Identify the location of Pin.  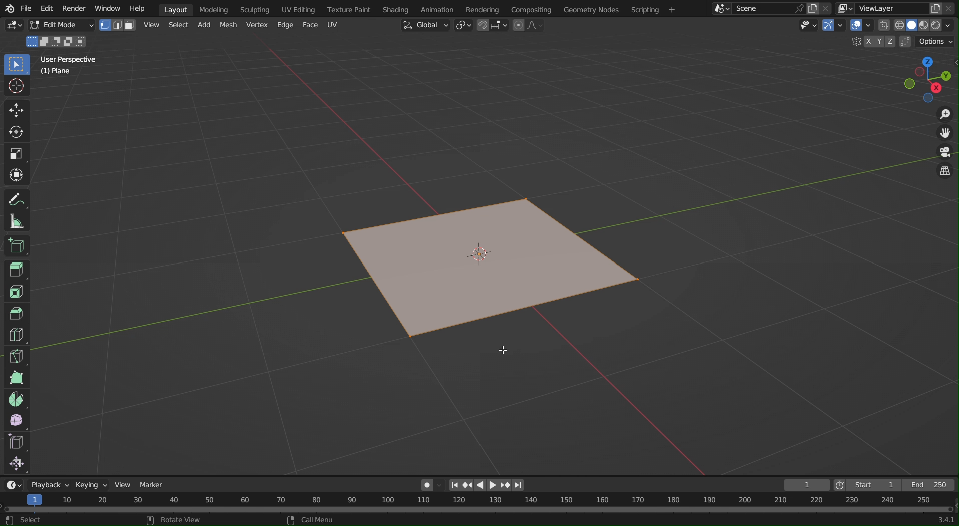
(799, 8).